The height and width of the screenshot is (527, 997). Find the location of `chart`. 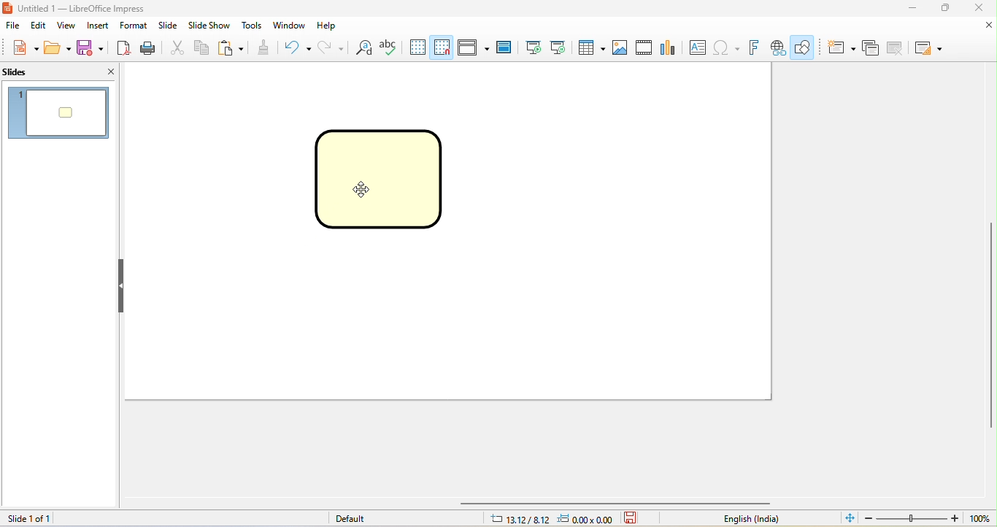

chart is located at coordinates (674, 47).